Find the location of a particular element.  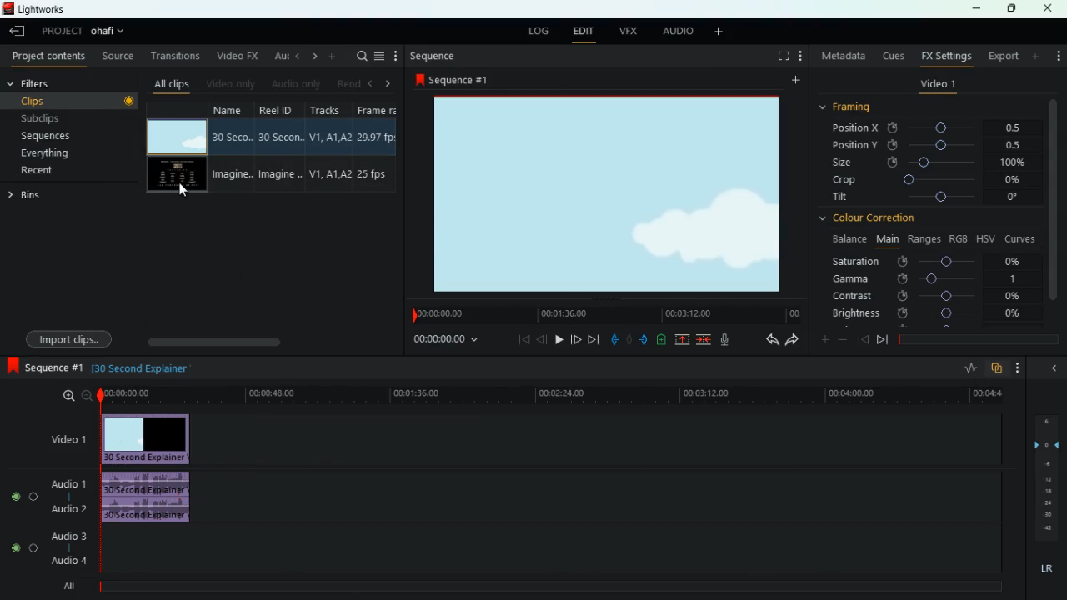

more is located at coordinates (1056, 52).